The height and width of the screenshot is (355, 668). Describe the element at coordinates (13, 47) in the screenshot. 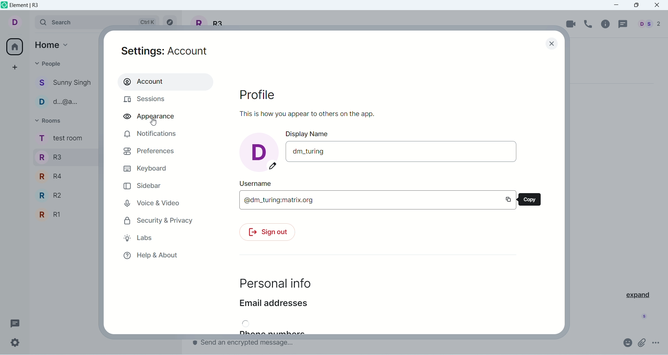

I see `all rooms` at that location.